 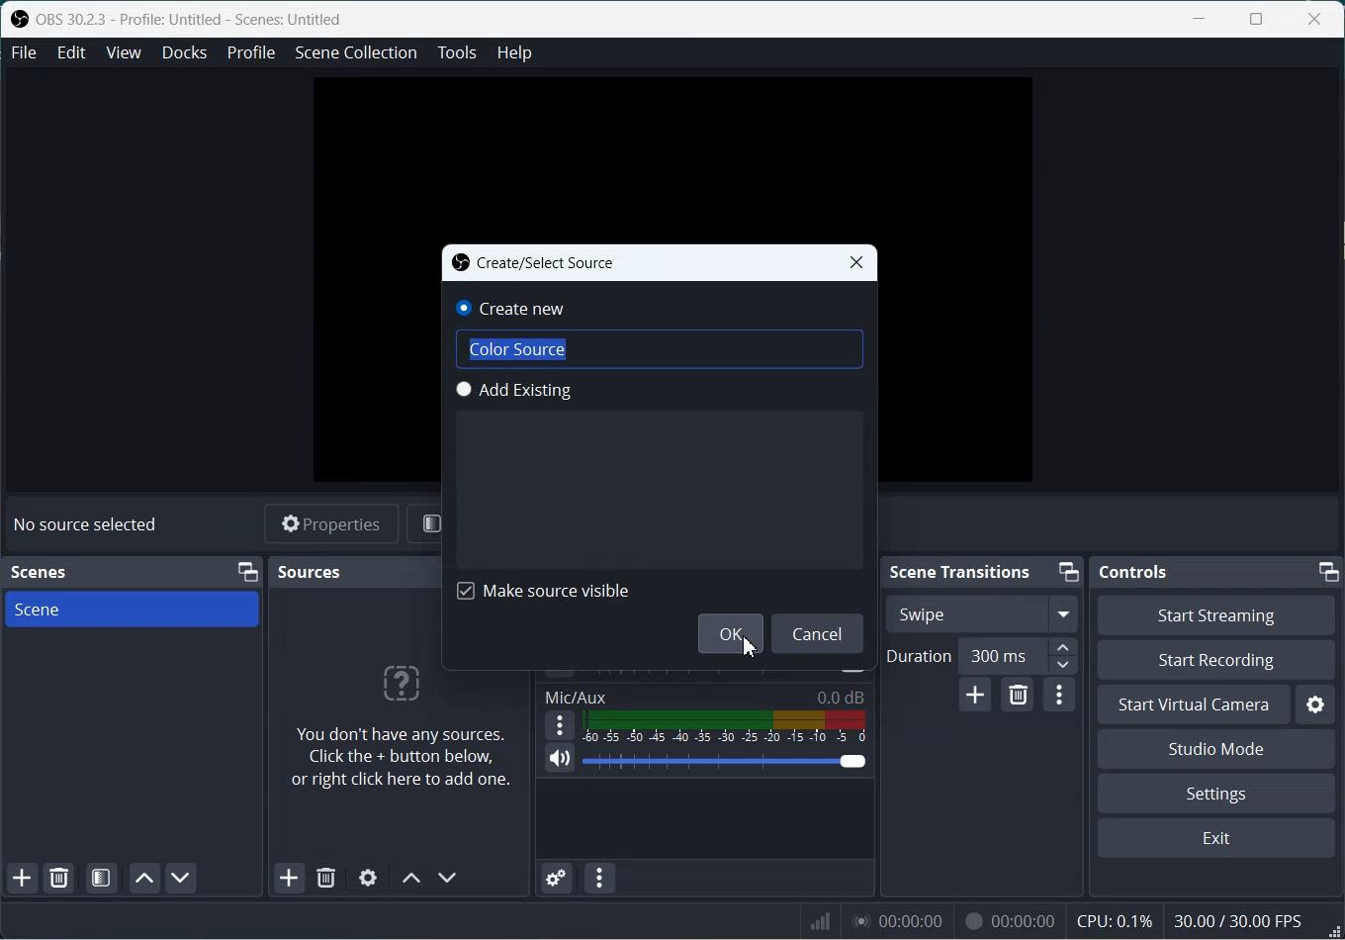 I want to click on Minimize, so click(x=1068, y=572).